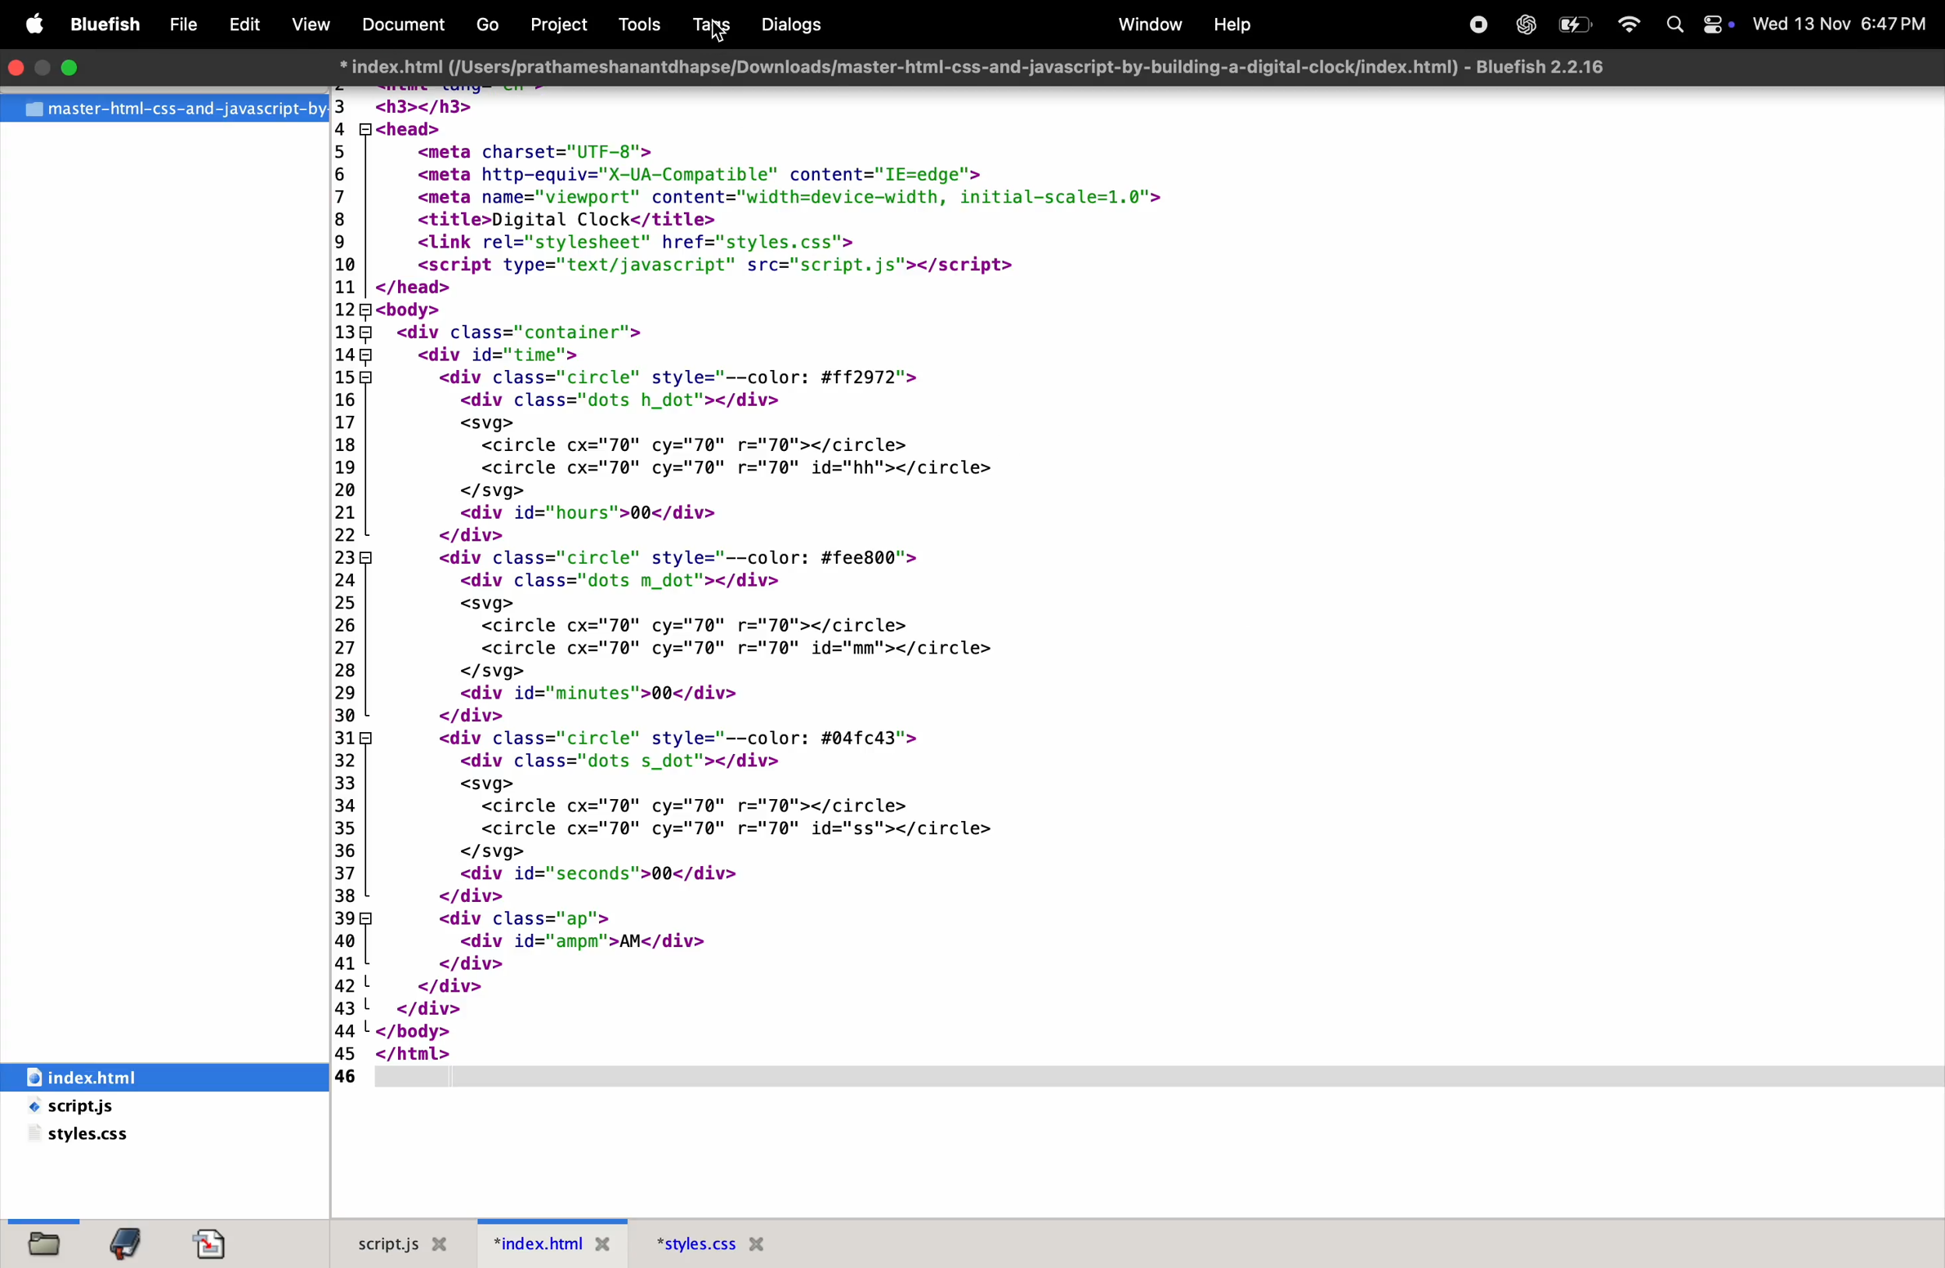 Image resolution: width=1945 pixels, height=1268 pixels. Describe the element at coordinates (78, 69) in the screenshot. I see `maximize` at that location.